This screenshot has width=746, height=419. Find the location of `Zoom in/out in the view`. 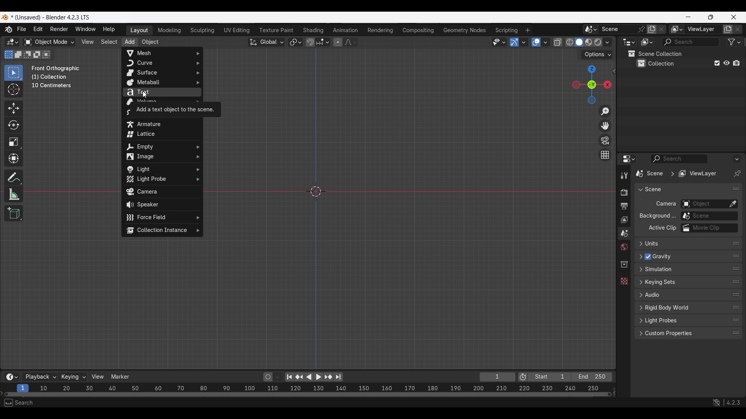

Zoom in/out in the view is located at coordinates (605, 112).